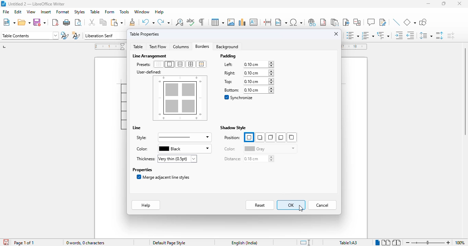 The width and height of the screenshot is (468, 246). What do you see at coordinates (31, 12) in the screenshot?
I see `view` at bounding box center [31, 12].